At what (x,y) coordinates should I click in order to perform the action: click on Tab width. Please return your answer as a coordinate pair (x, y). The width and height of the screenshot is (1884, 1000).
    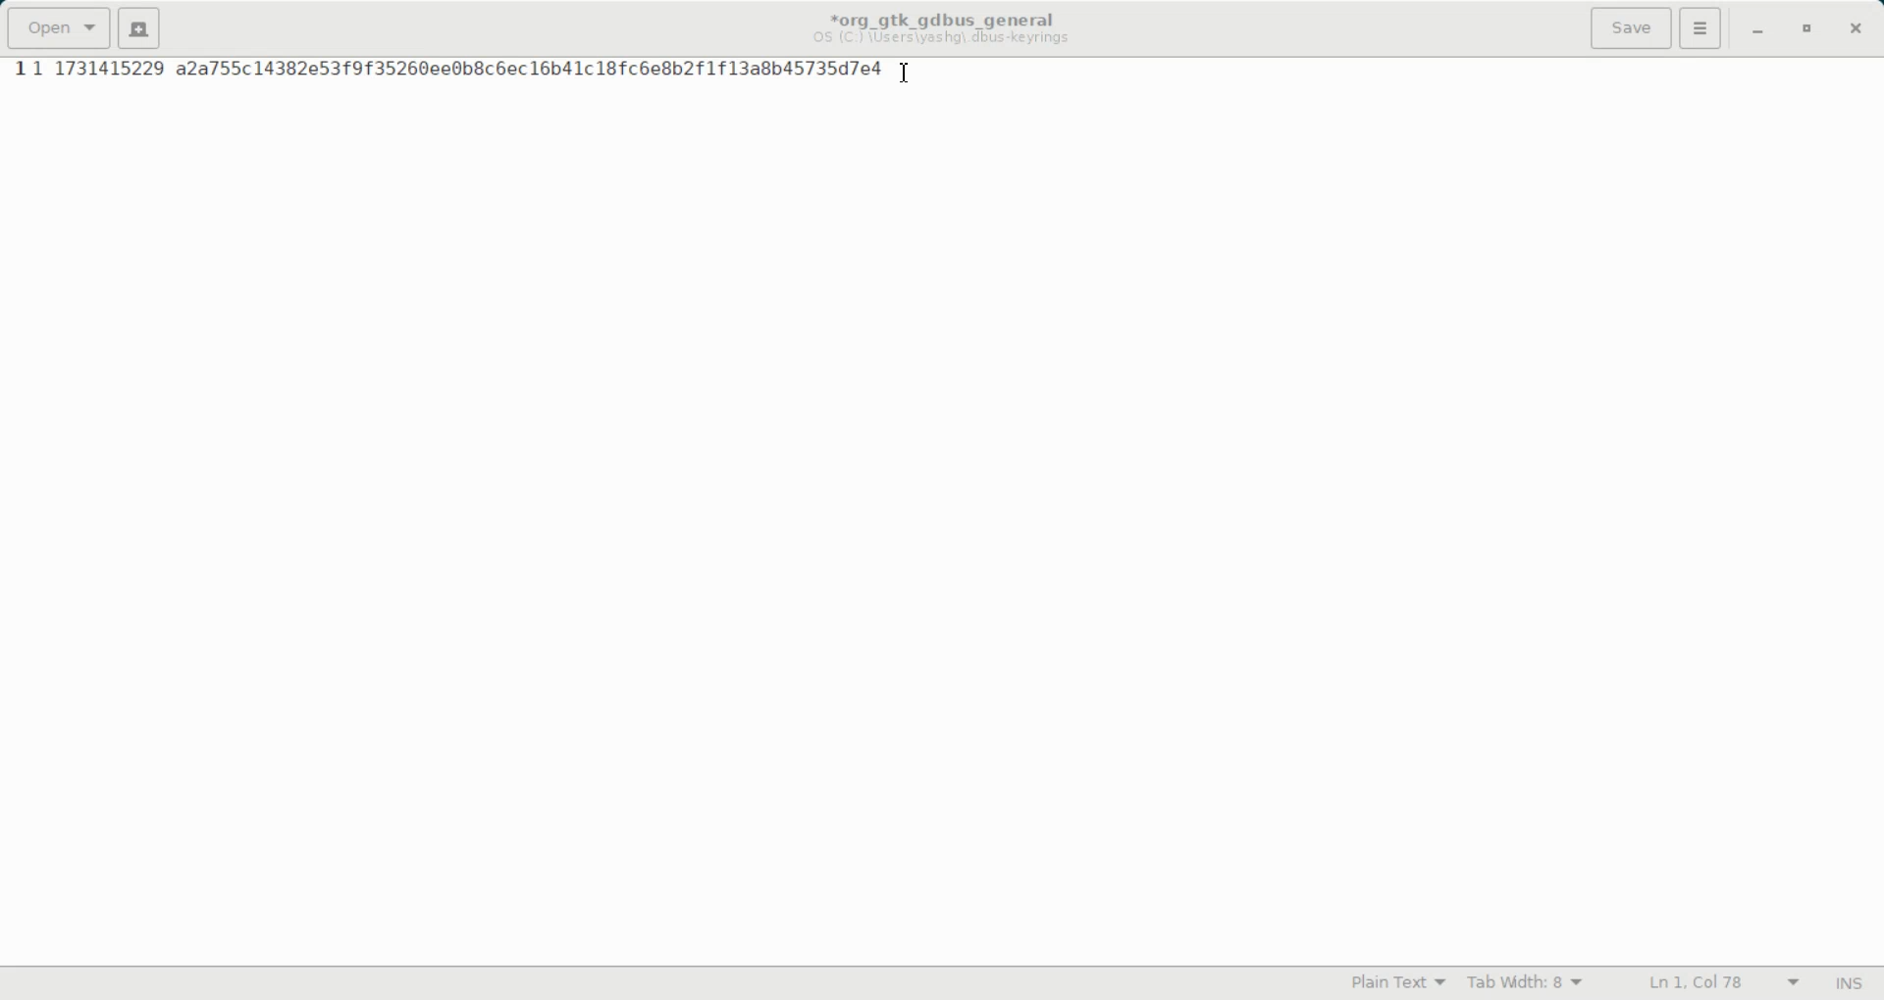
    Looking at the image, I should click on (1526, 983).